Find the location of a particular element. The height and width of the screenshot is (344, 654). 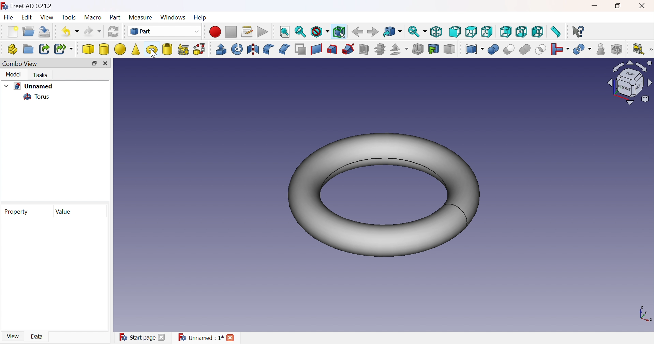

Torus is located at coordinates (151, 49).